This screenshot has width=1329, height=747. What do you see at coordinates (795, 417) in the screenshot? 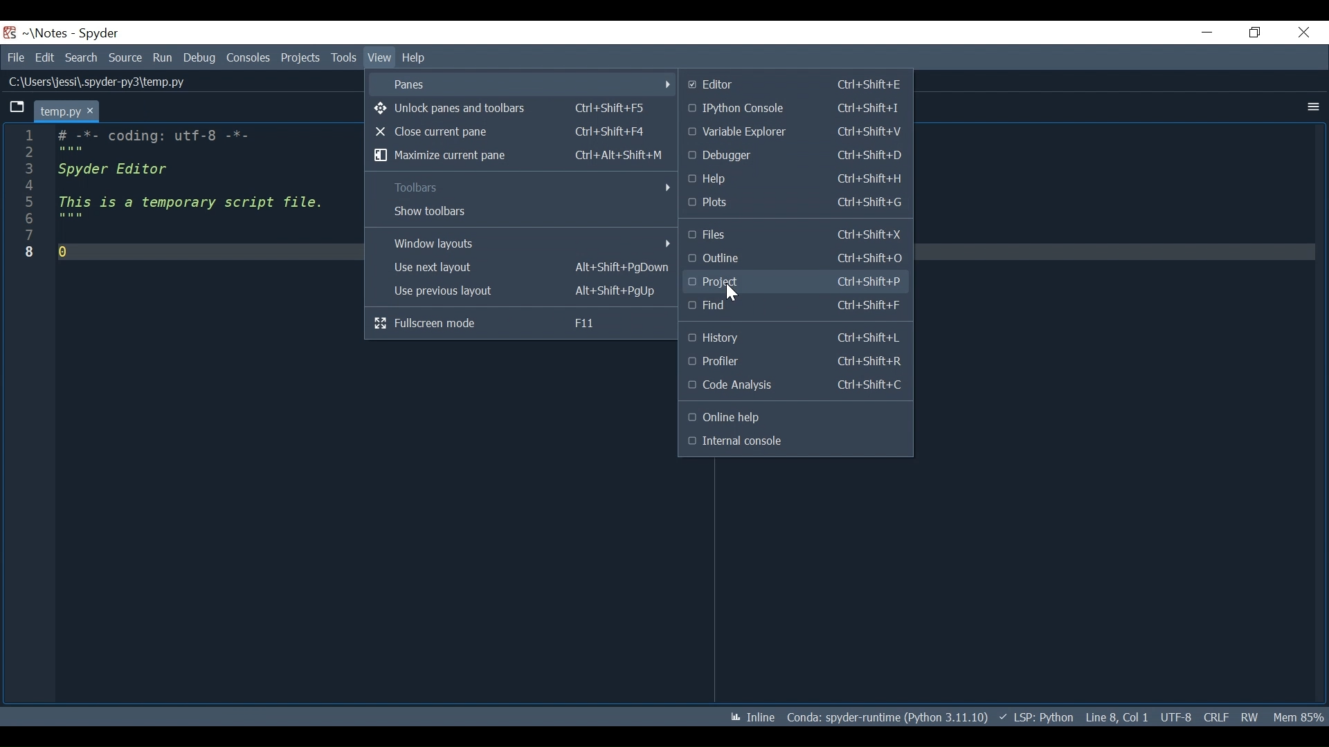
I see `Online help` at bounding box center [795, 417].